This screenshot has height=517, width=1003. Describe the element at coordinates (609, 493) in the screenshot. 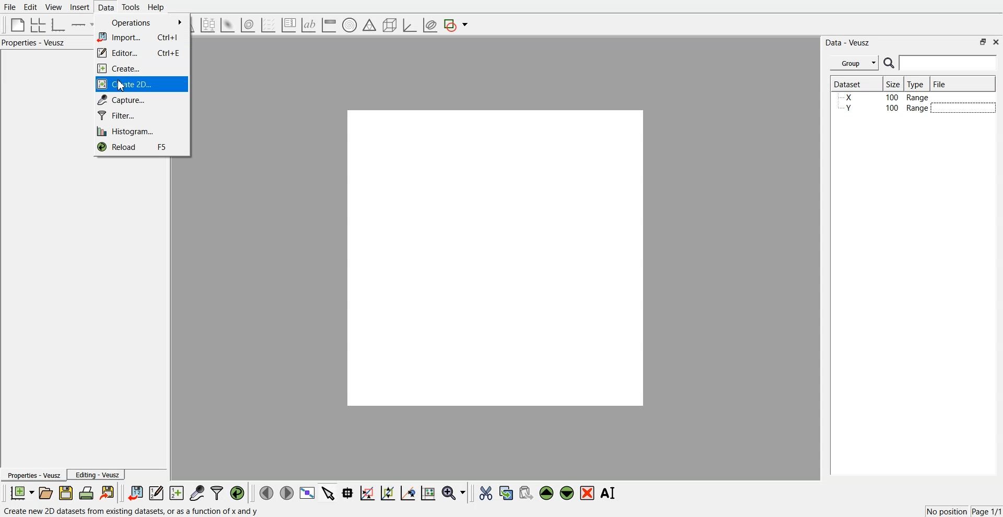

I see `Rename the selected widget` at that location.